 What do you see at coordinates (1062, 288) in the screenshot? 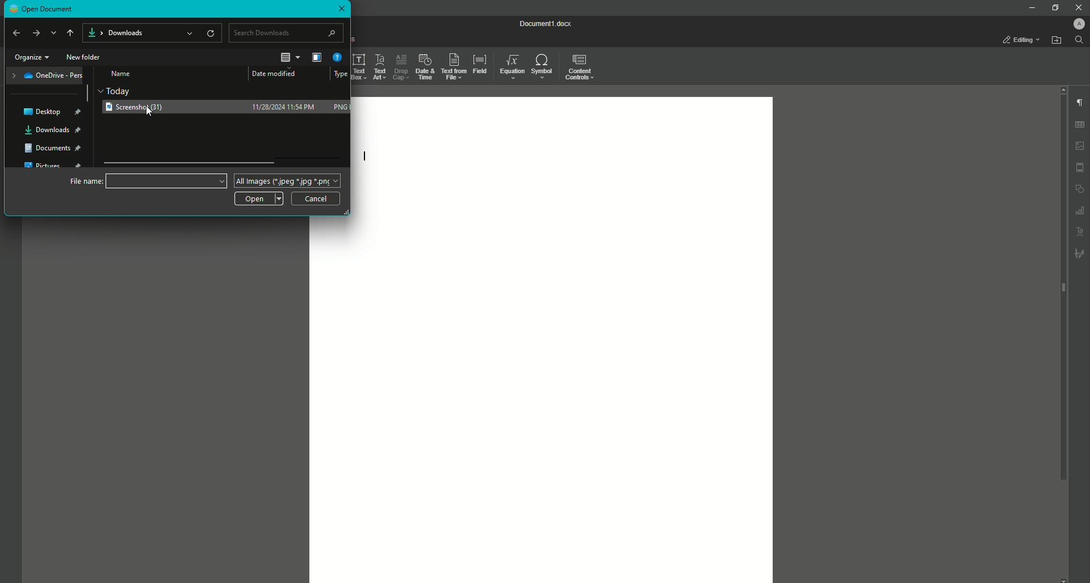
I see `Scroll bar` at bounding box center [1062, 288].